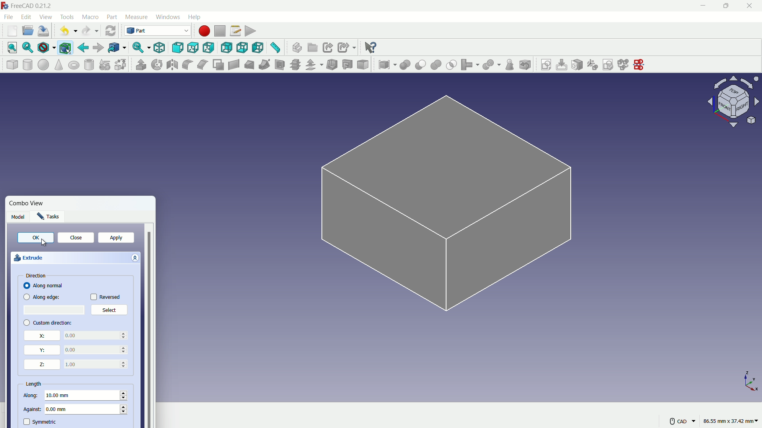 The width and height of the screenshot is (762, 428). I want to click on save file, so click(43, 31).